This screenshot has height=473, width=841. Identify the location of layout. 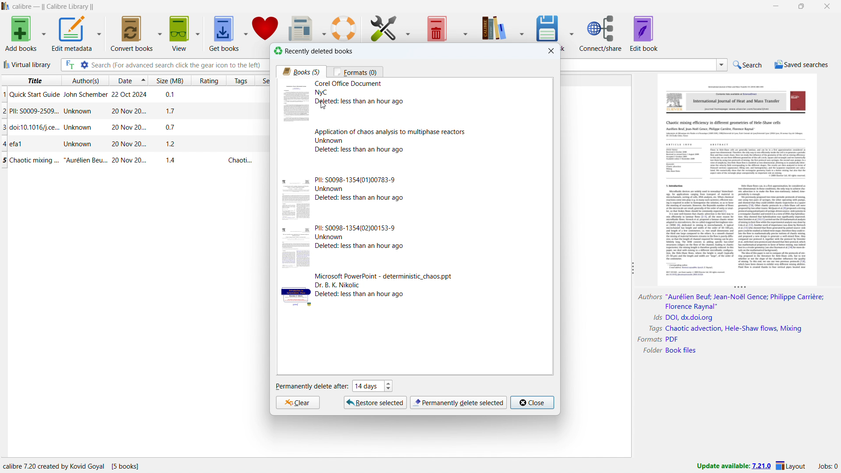
(792, 466).